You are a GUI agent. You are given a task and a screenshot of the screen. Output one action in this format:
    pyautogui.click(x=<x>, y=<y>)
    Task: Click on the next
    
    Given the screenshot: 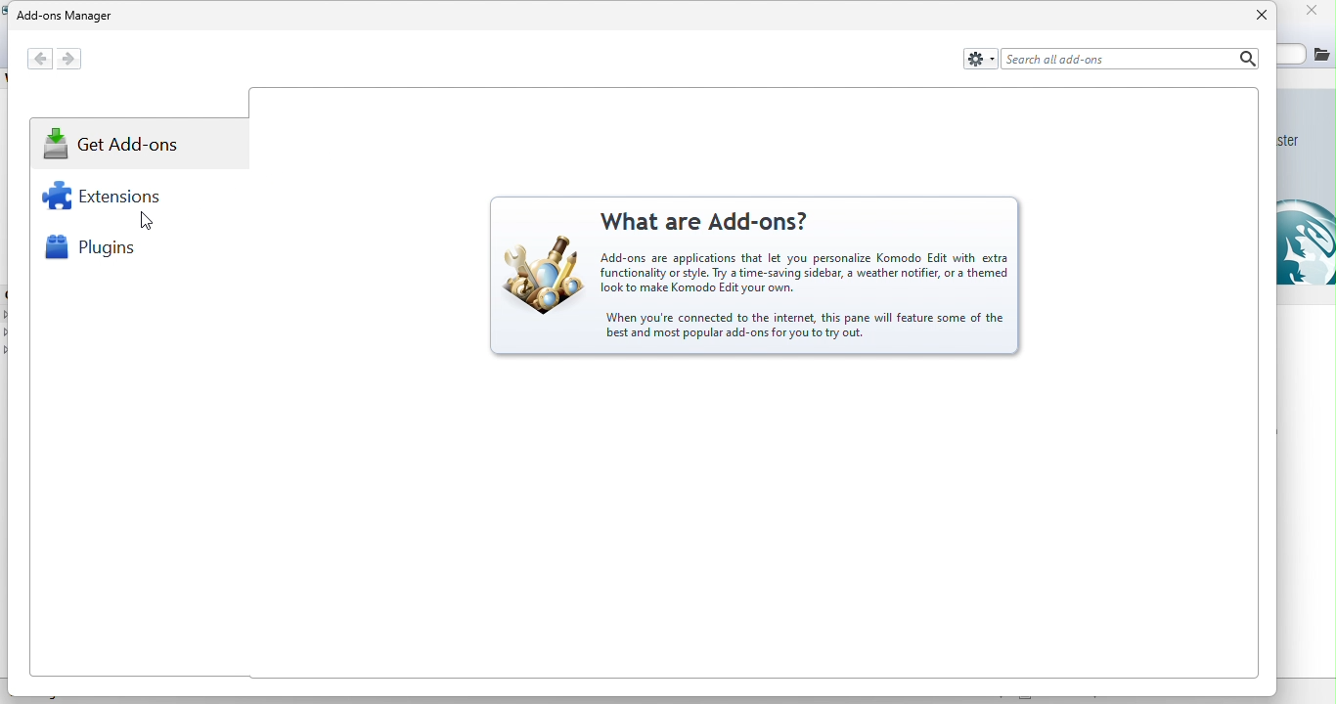 What is the action you would take?
    pyautogui.click(x=78, y=58)
    